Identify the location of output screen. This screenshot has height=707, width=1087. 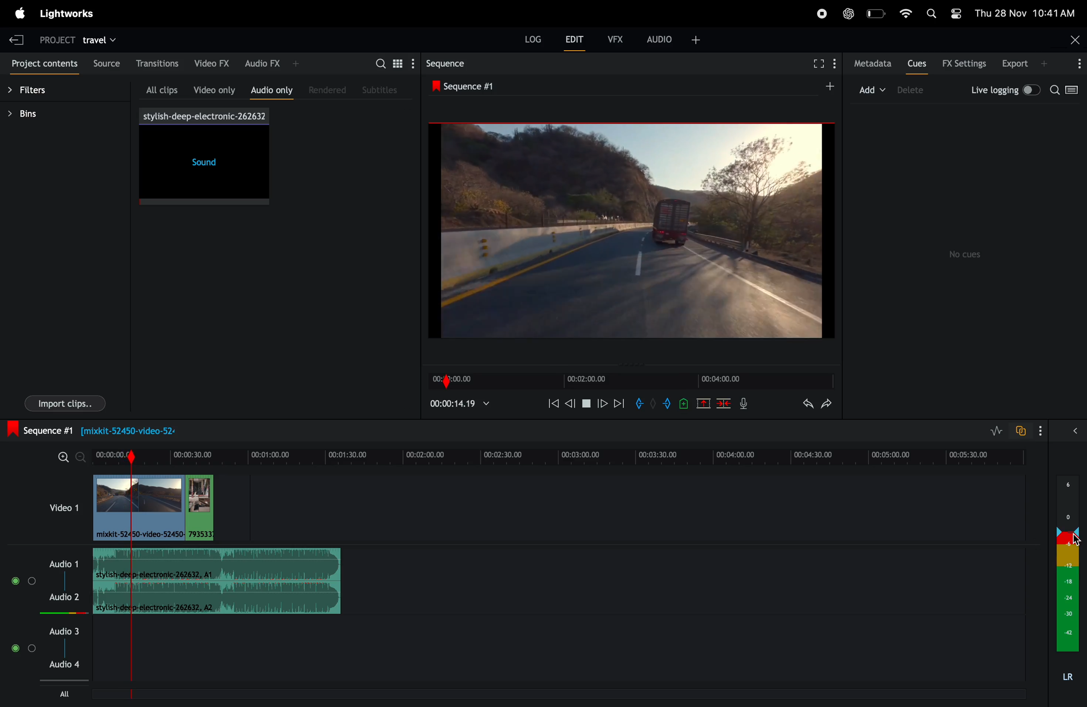
(631, 229).